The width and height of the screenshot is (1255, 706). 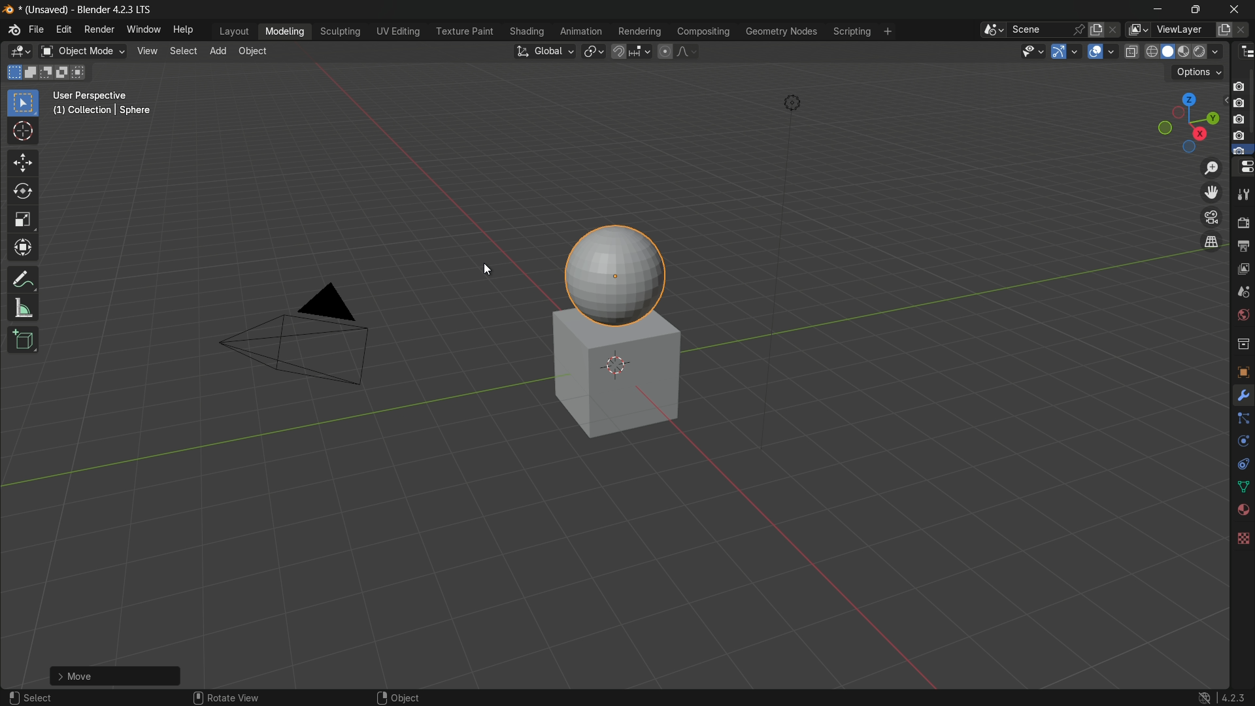 I want to click on scripting menu, so click(x=851, y=31).